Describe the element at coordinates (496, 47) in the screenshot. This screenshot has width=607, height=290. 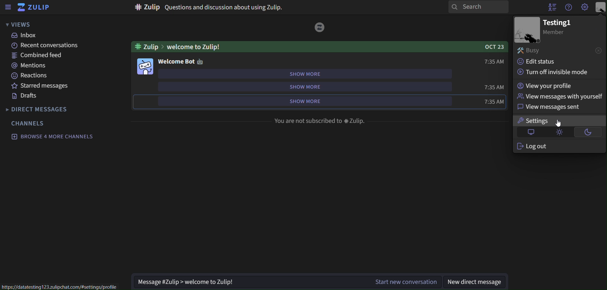
I see `Oct 23` at that location.